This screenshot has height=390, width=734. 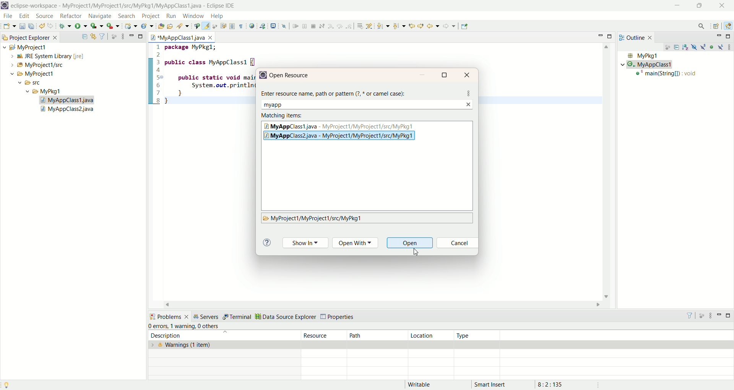 I want to click on navigate, so click(x=100, y=15).